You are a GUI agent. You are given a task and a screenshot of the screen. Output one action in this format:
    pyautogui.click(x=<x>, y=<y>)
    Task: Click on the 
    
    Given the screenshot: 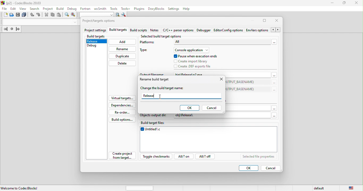 What is the action you would take?
    pyautogui.click(x=273, y=115)
    